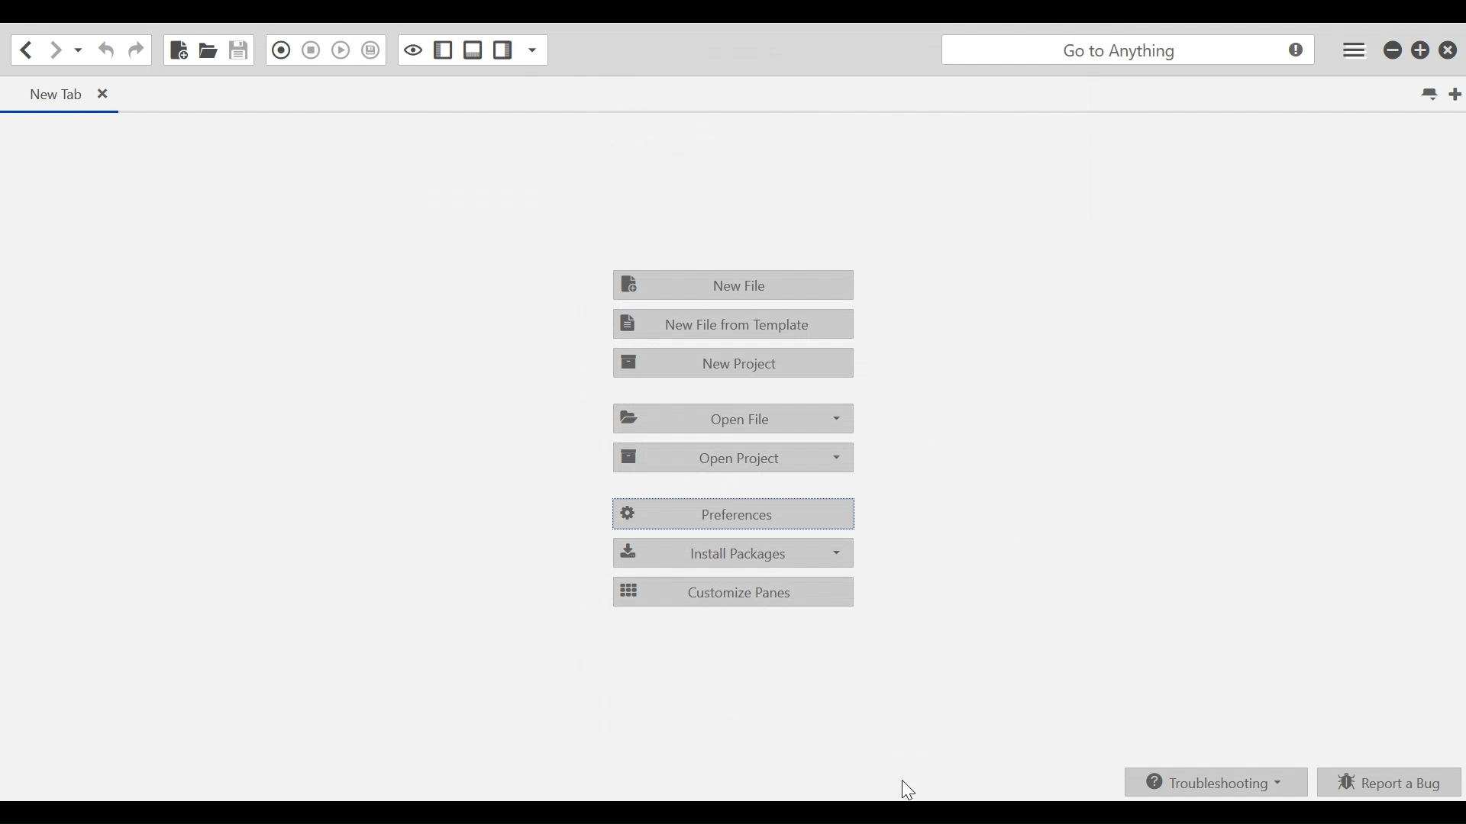 Image resolution: width=1466 pixels, height=824 pixels. What do you see at coordinates (533, 50) in the screenshot?
I see `Show Specific Sidebar` at bounding box center [533, 50].